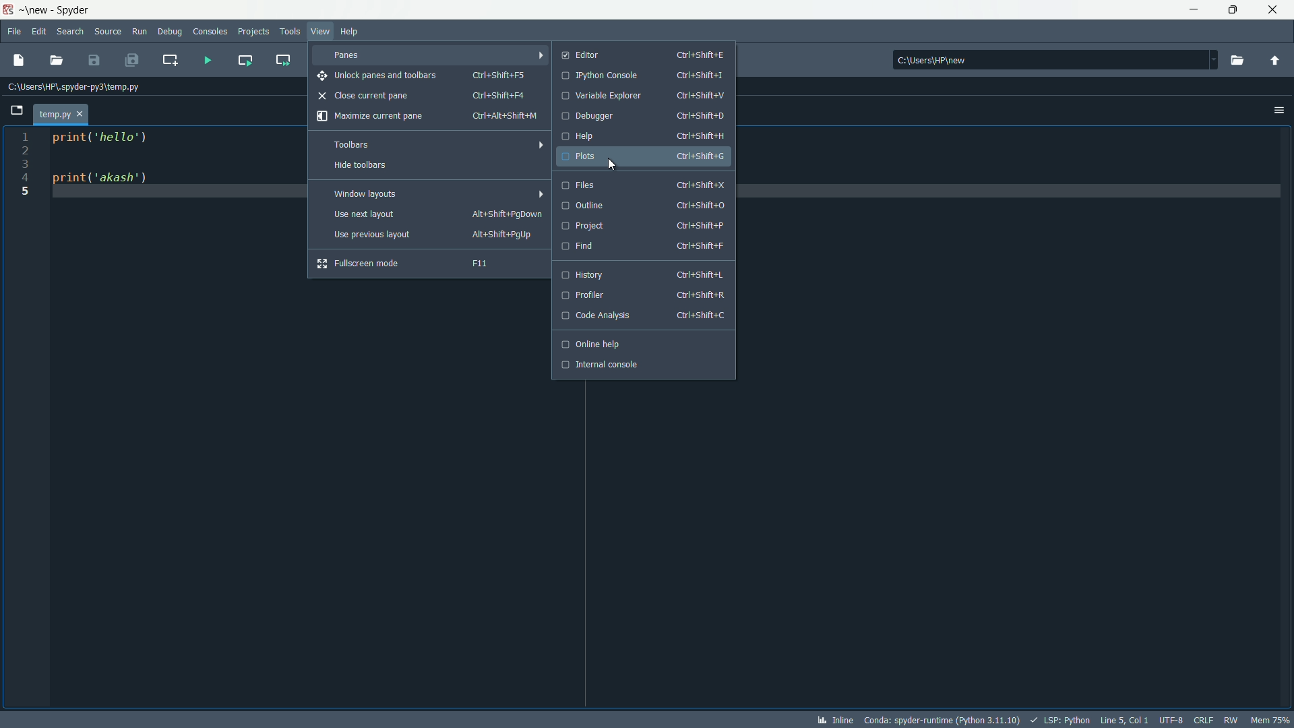 This screenshot has height=728, width=1294. Describe the element at coordinates (643, 117) in the screenshot. I see `debugger` at that location.